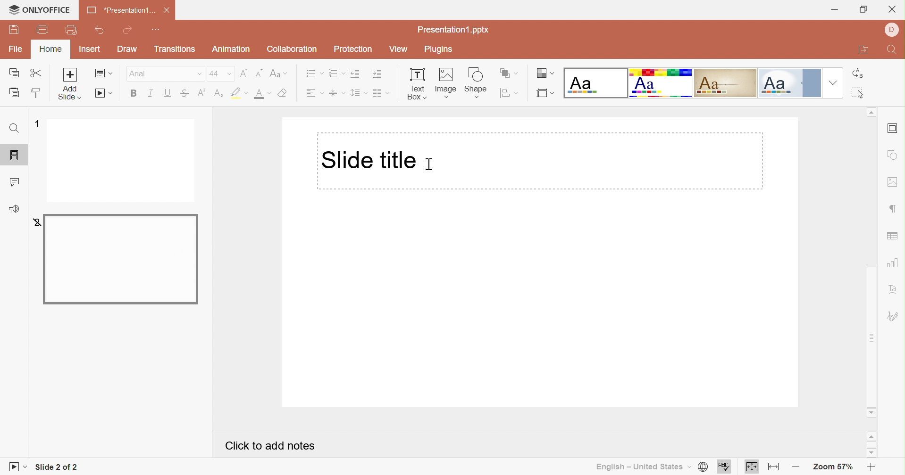 Image resolution: width=905 pixels, height=475 pixels. I want to click on Vertical align, so click(338, 92).